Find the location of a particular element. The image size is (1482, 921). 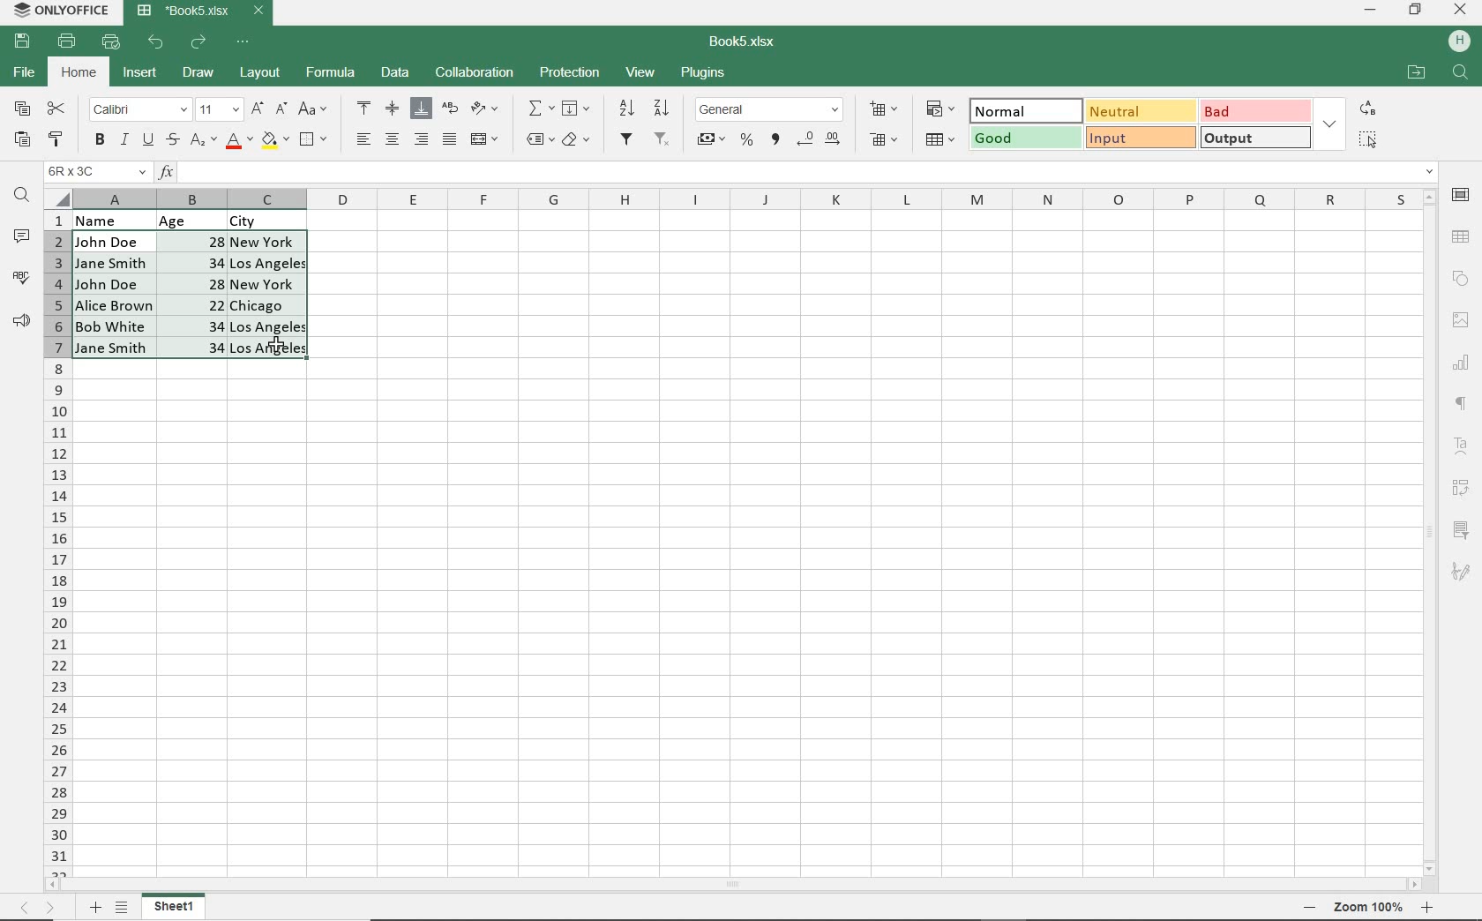

FILL is located at coordinates (580, 109).